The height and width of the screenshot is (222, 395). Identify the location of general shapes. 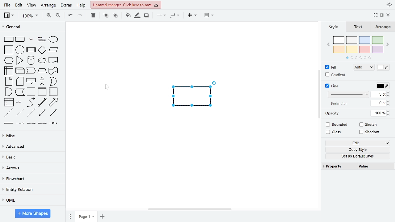
(31, 123).